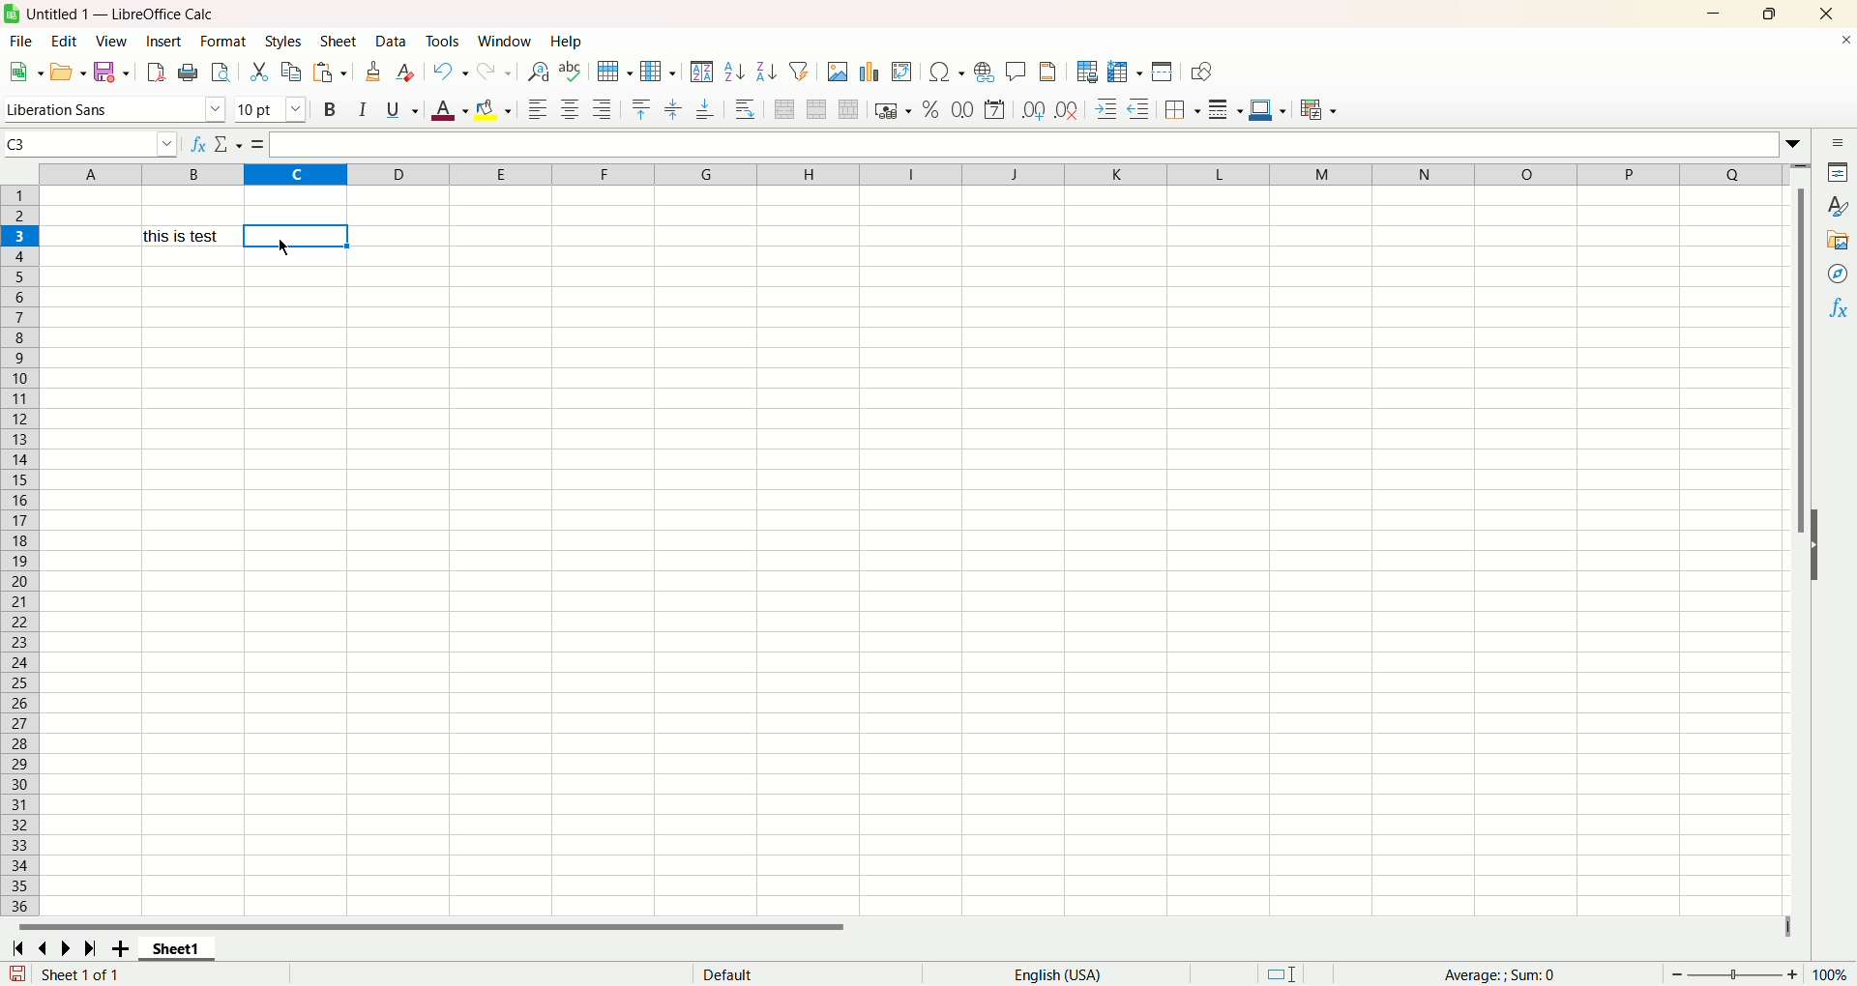  I want to click on chart, so click(870, 70).